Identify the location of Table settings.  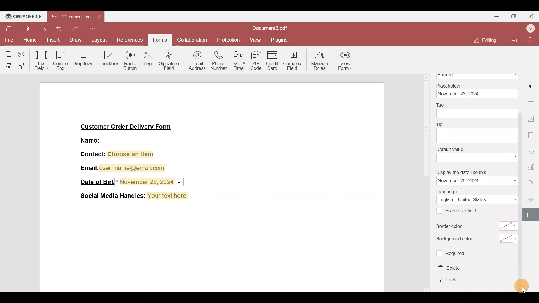
(532, 103).